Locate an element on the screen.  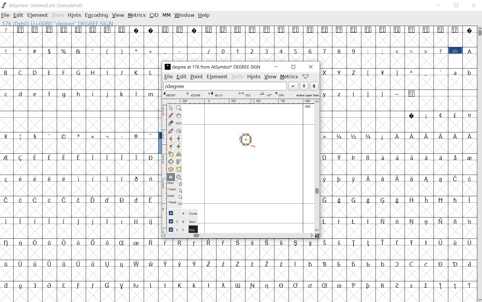
add a point, then drag out its control points is located at coordinates (170, 131).